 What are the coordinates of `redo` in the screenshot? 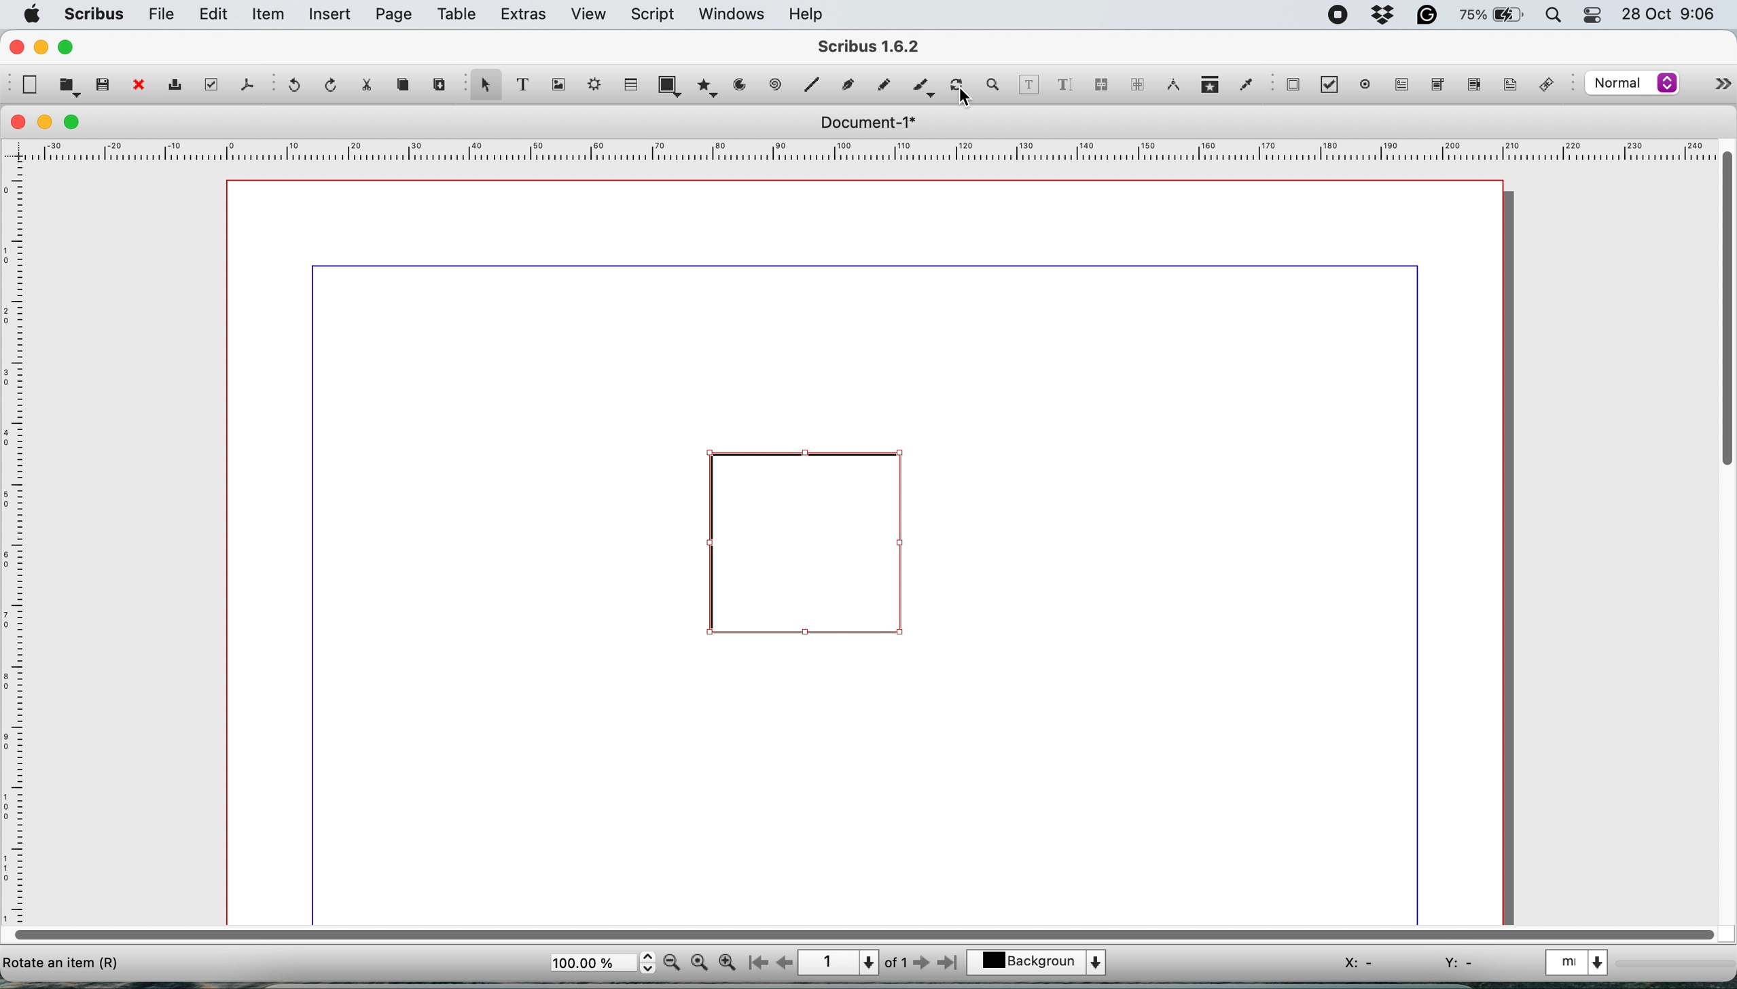 It's located at (333, 84).